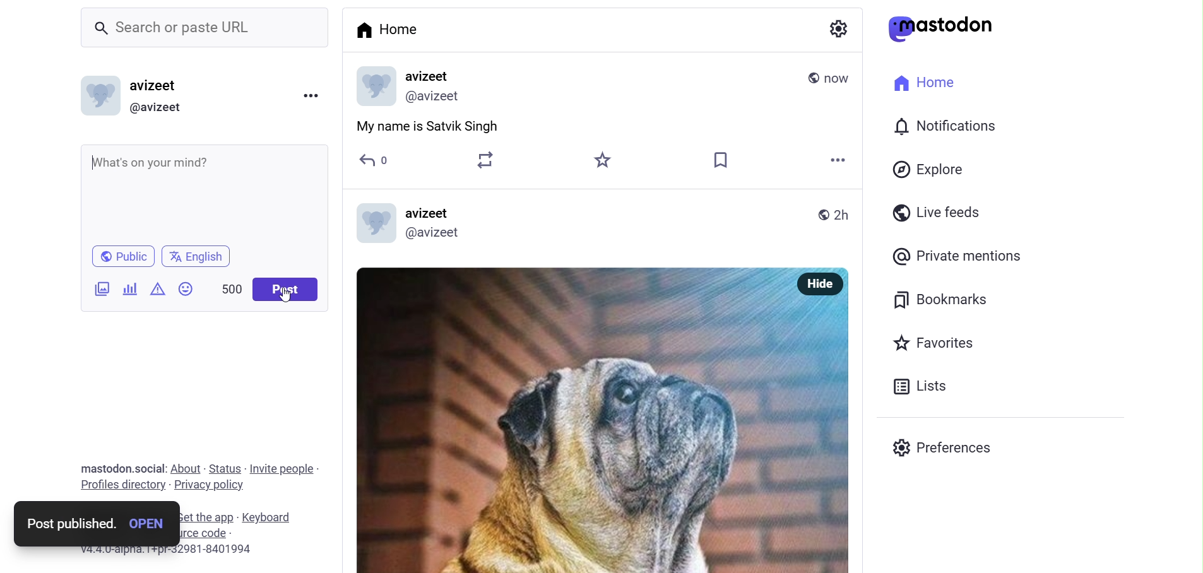 This screenshot has height=573, width=1203. I want to click on more options, so click(312, 96).